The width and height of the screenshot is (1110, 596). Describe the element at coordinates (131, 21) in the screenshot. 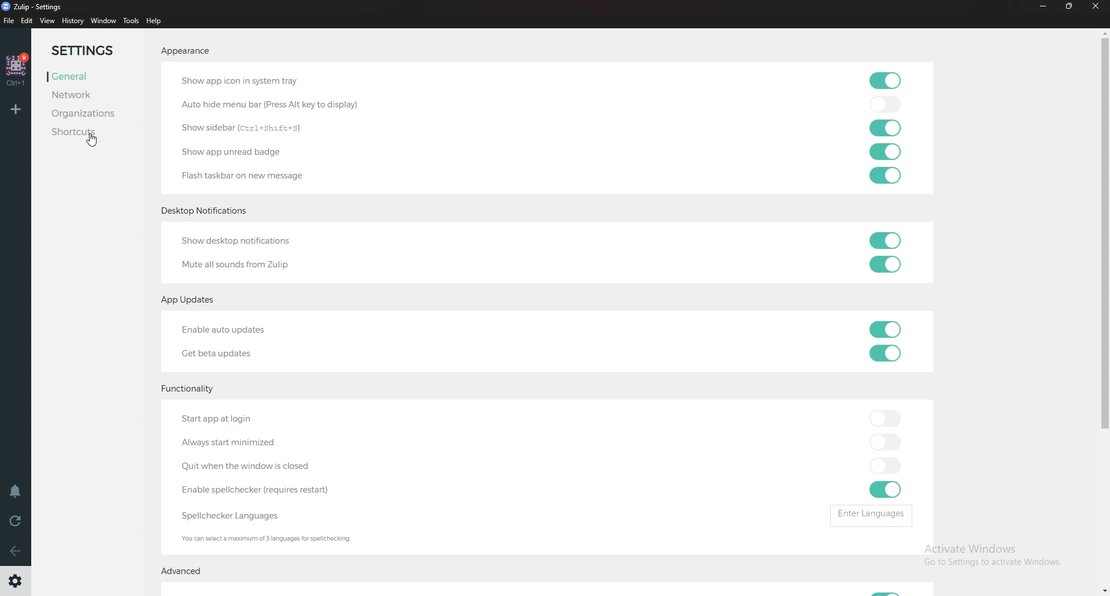

I see `tools` at that location.